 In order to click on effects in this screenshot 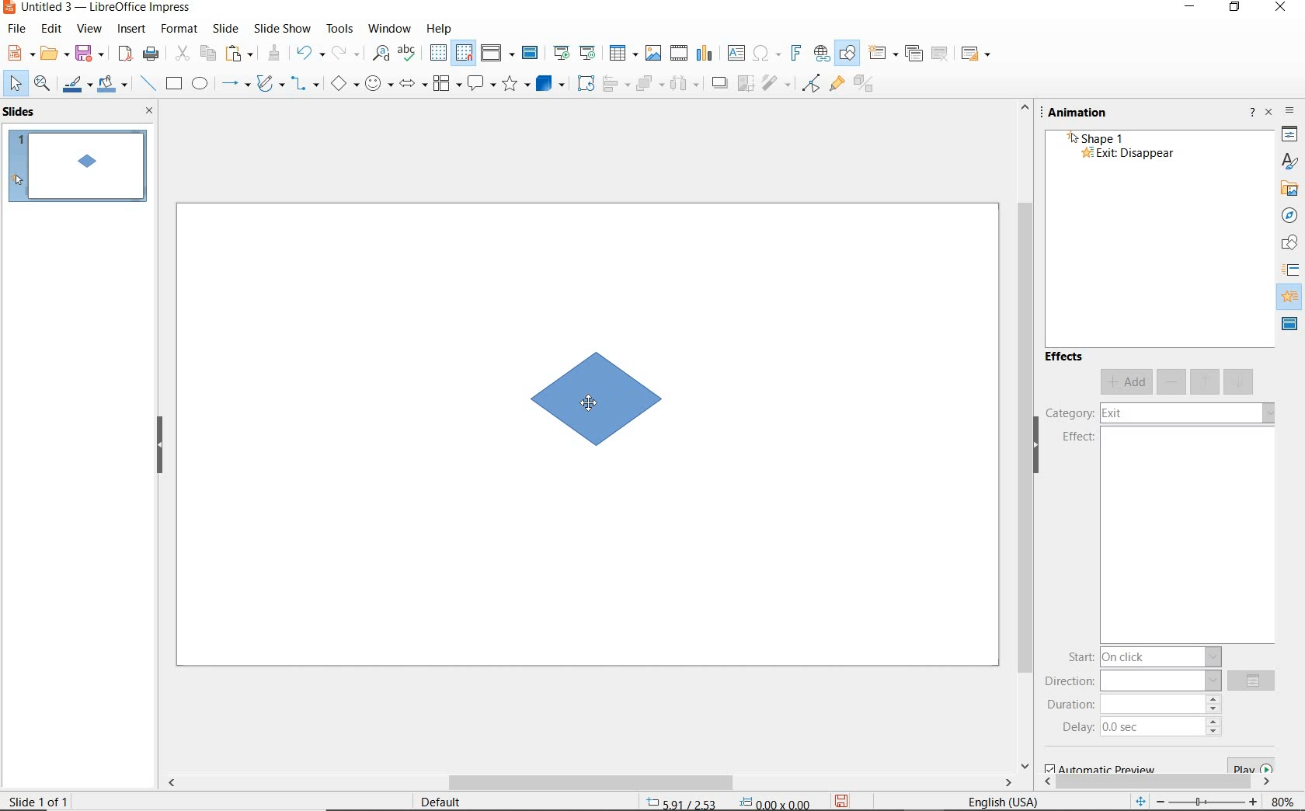, I will do `click(1066, 356)`.